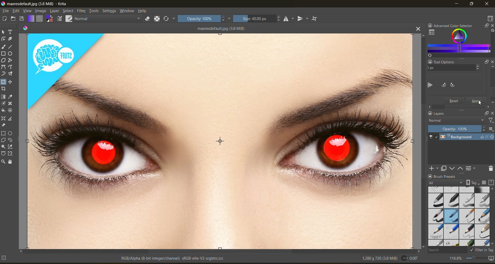 Image resolution: width=495 pixels, height=264 pixels. I want to click on normal, so click(110, 19).